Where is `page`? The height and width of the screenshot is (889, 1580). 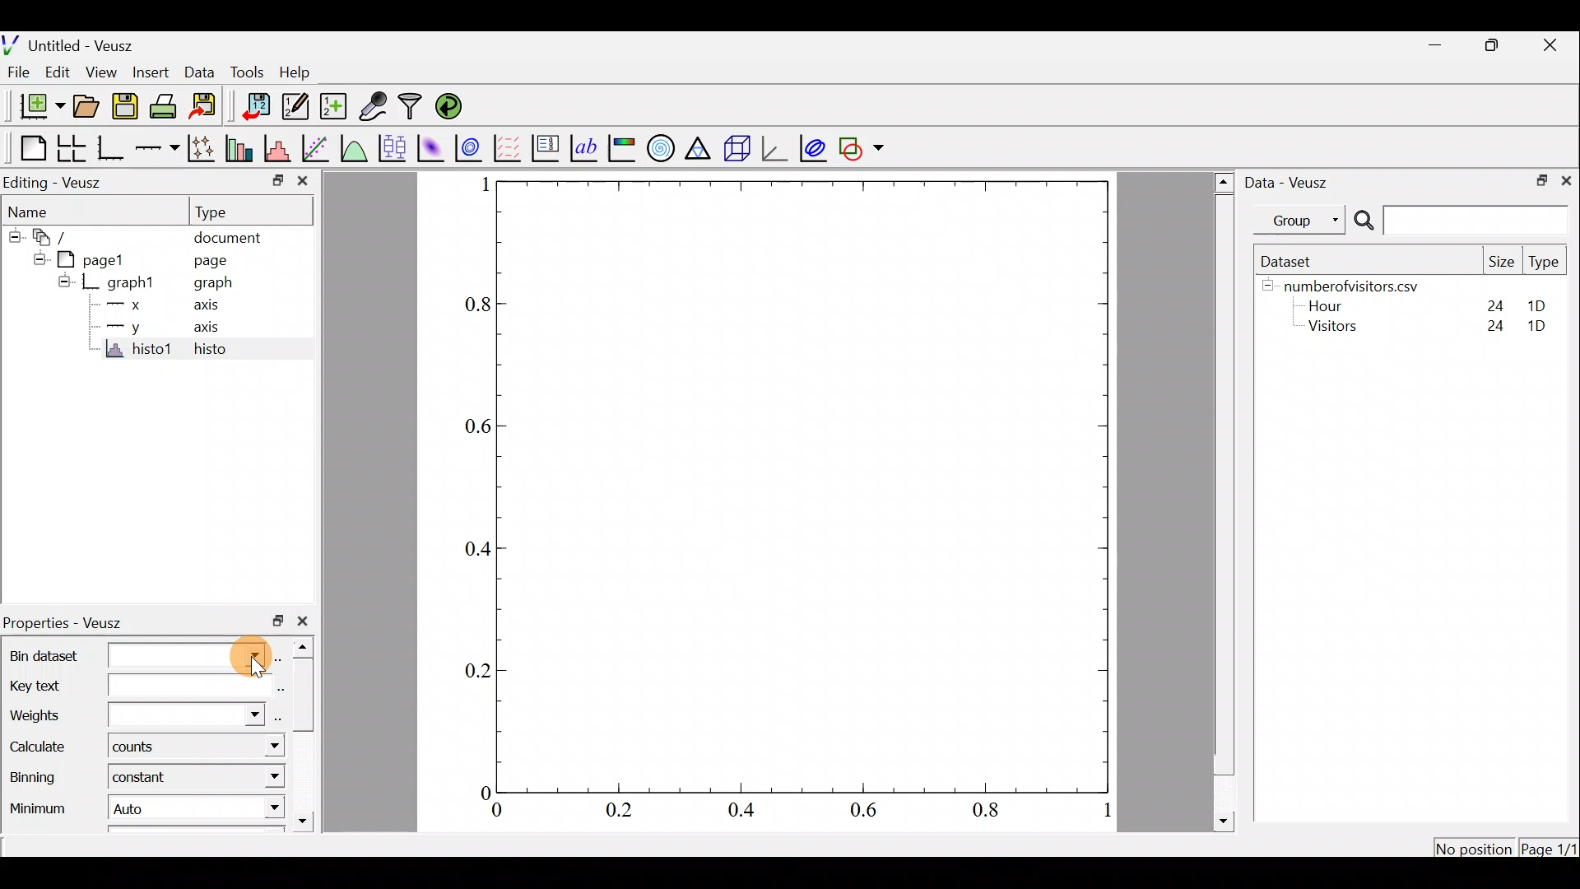 page is located at coordinates (213, 261).